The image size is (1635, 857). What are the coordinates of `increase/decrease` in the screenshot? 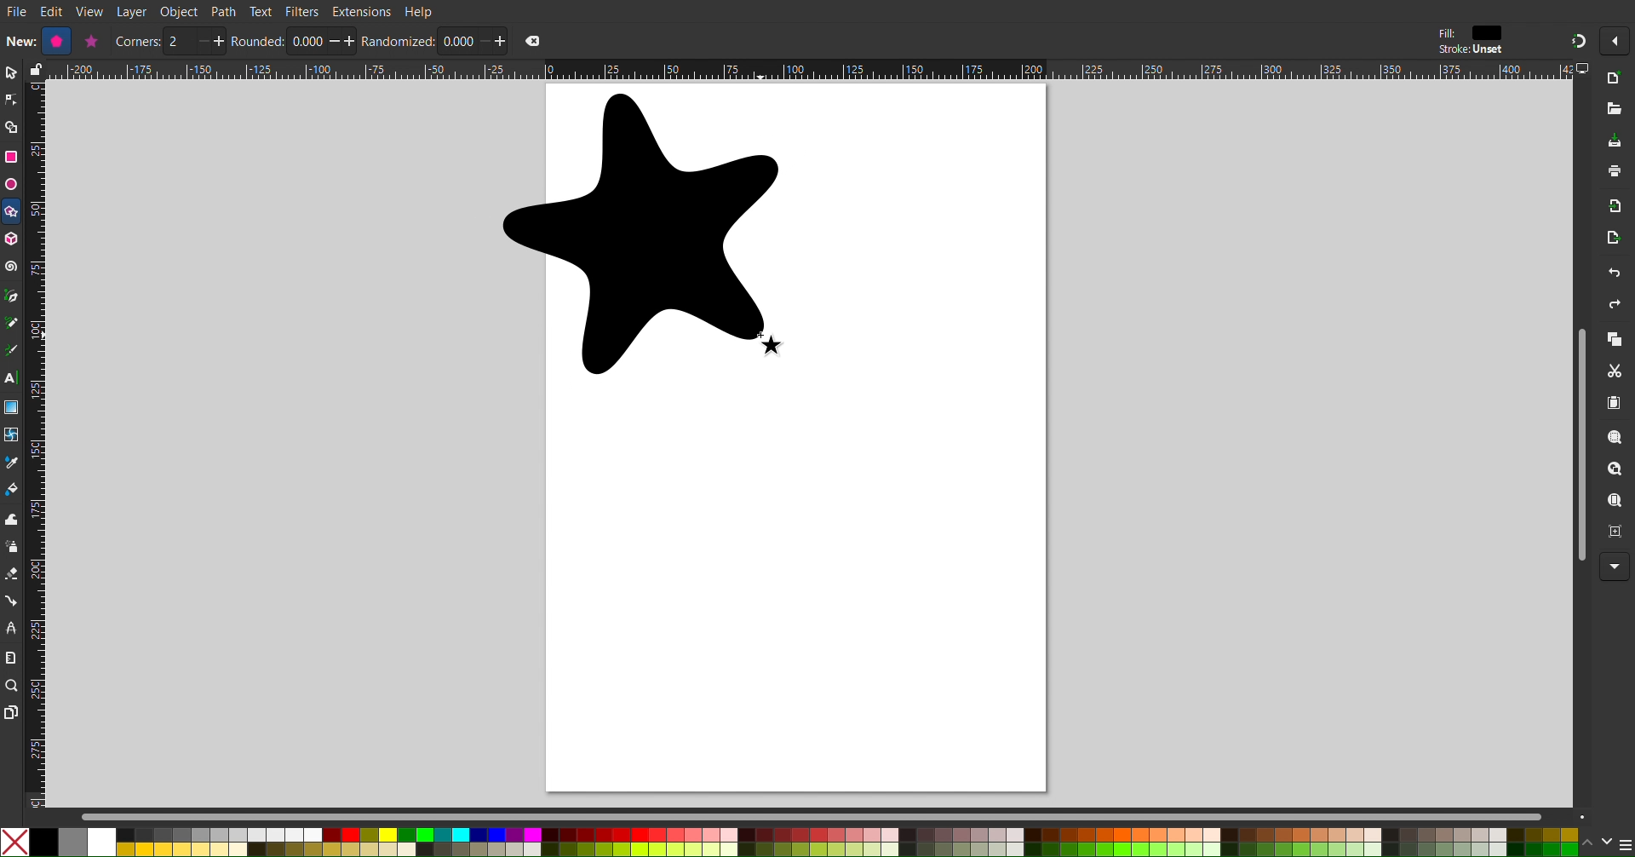 It's located at (209, 41).